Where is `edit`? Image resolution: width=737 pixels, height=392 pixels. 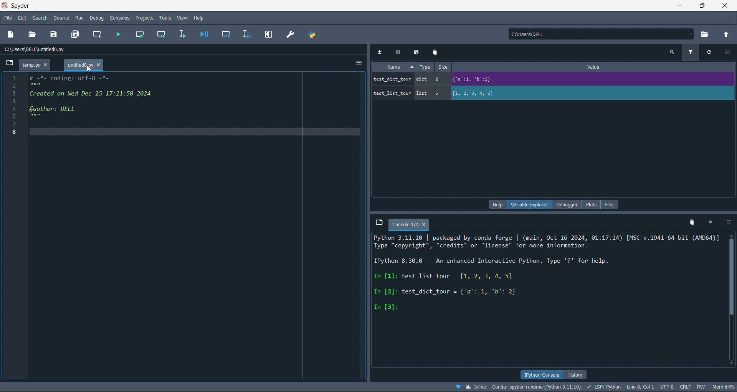 edit is located at coordinates (23, 18).